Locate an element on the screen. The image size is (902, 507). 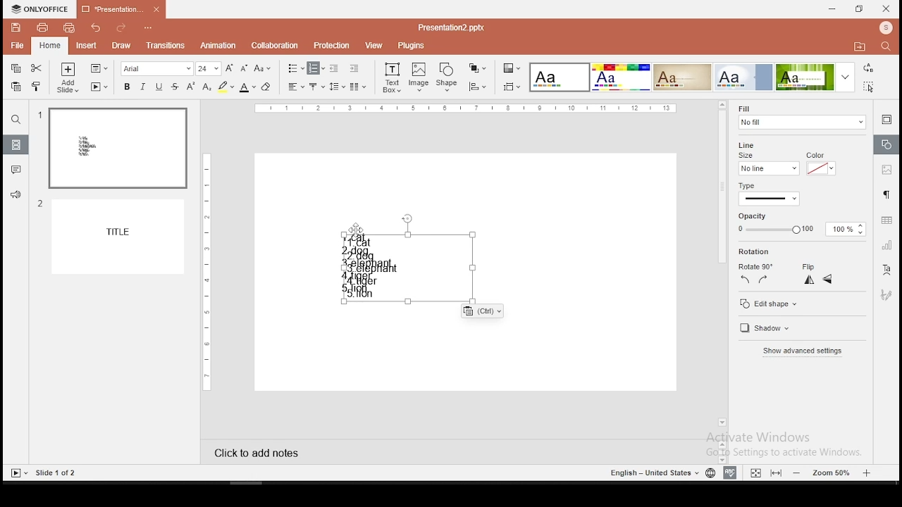
select all is located at coordinates (871, 88).